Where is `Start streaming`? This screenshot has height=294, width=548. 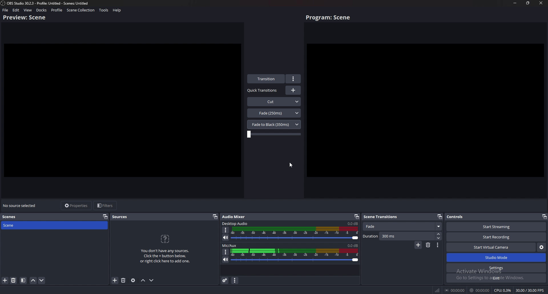 Start streaming is located at coordinates (495, 226).